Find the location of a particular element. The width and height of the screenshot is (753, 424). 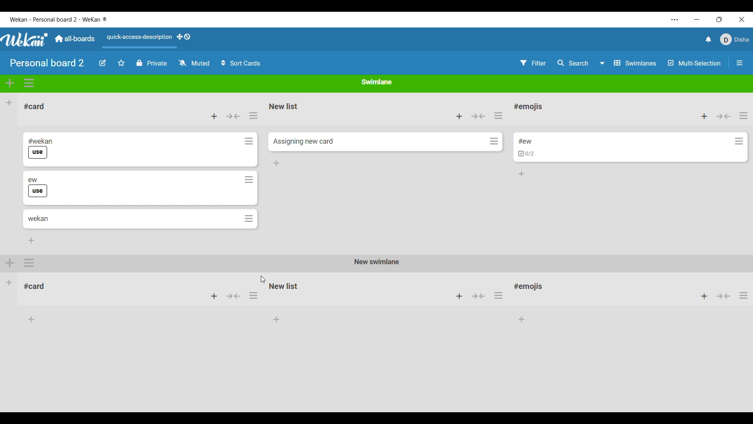

Card name is located at coordinates (525, 141).